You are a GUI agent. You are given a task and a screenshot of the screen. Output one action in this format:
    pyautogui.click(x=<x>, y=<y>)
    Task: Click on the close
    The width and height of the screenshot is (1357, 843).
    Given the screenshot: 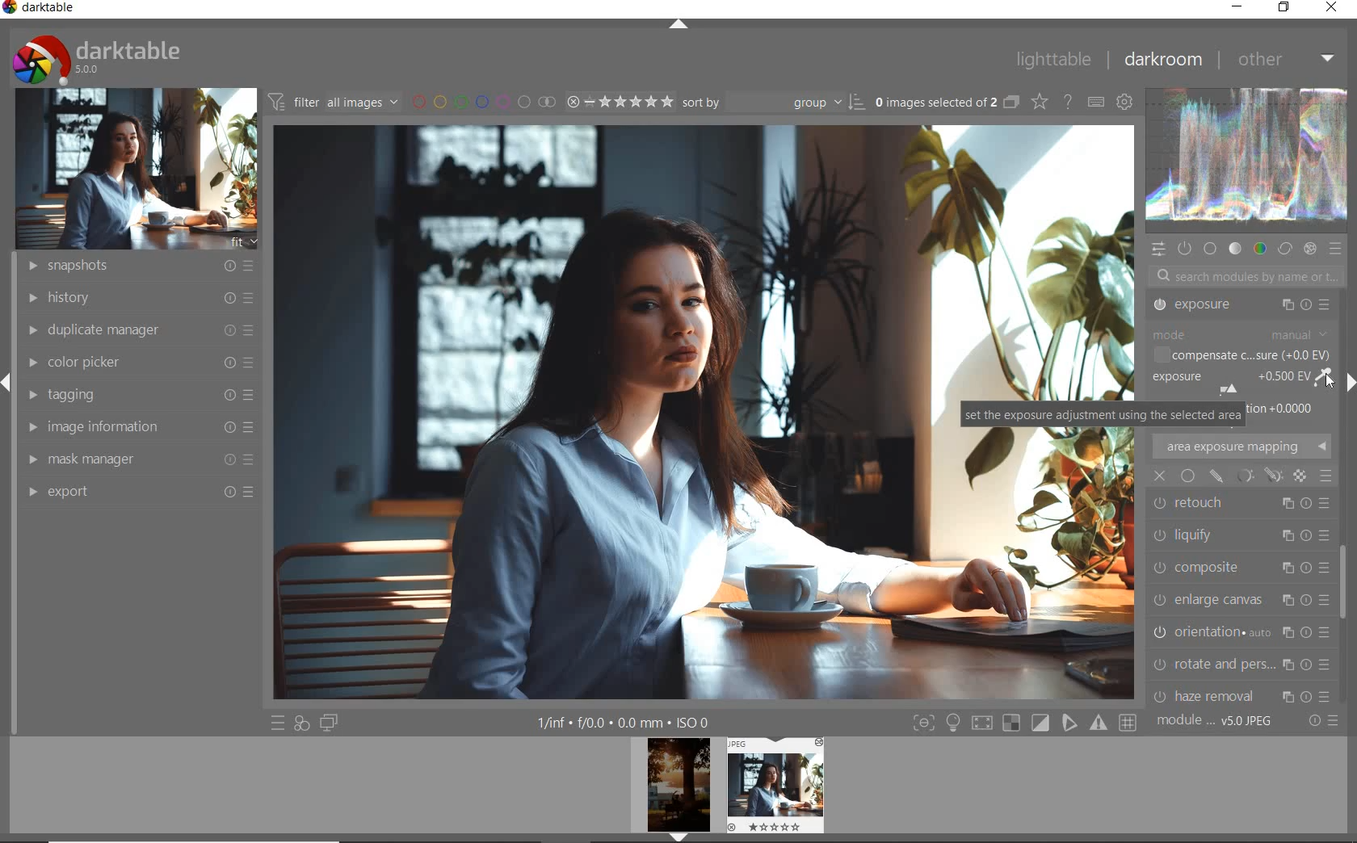 What is the action you would take?
    pyautogui.click(x=1161, y=476)
    